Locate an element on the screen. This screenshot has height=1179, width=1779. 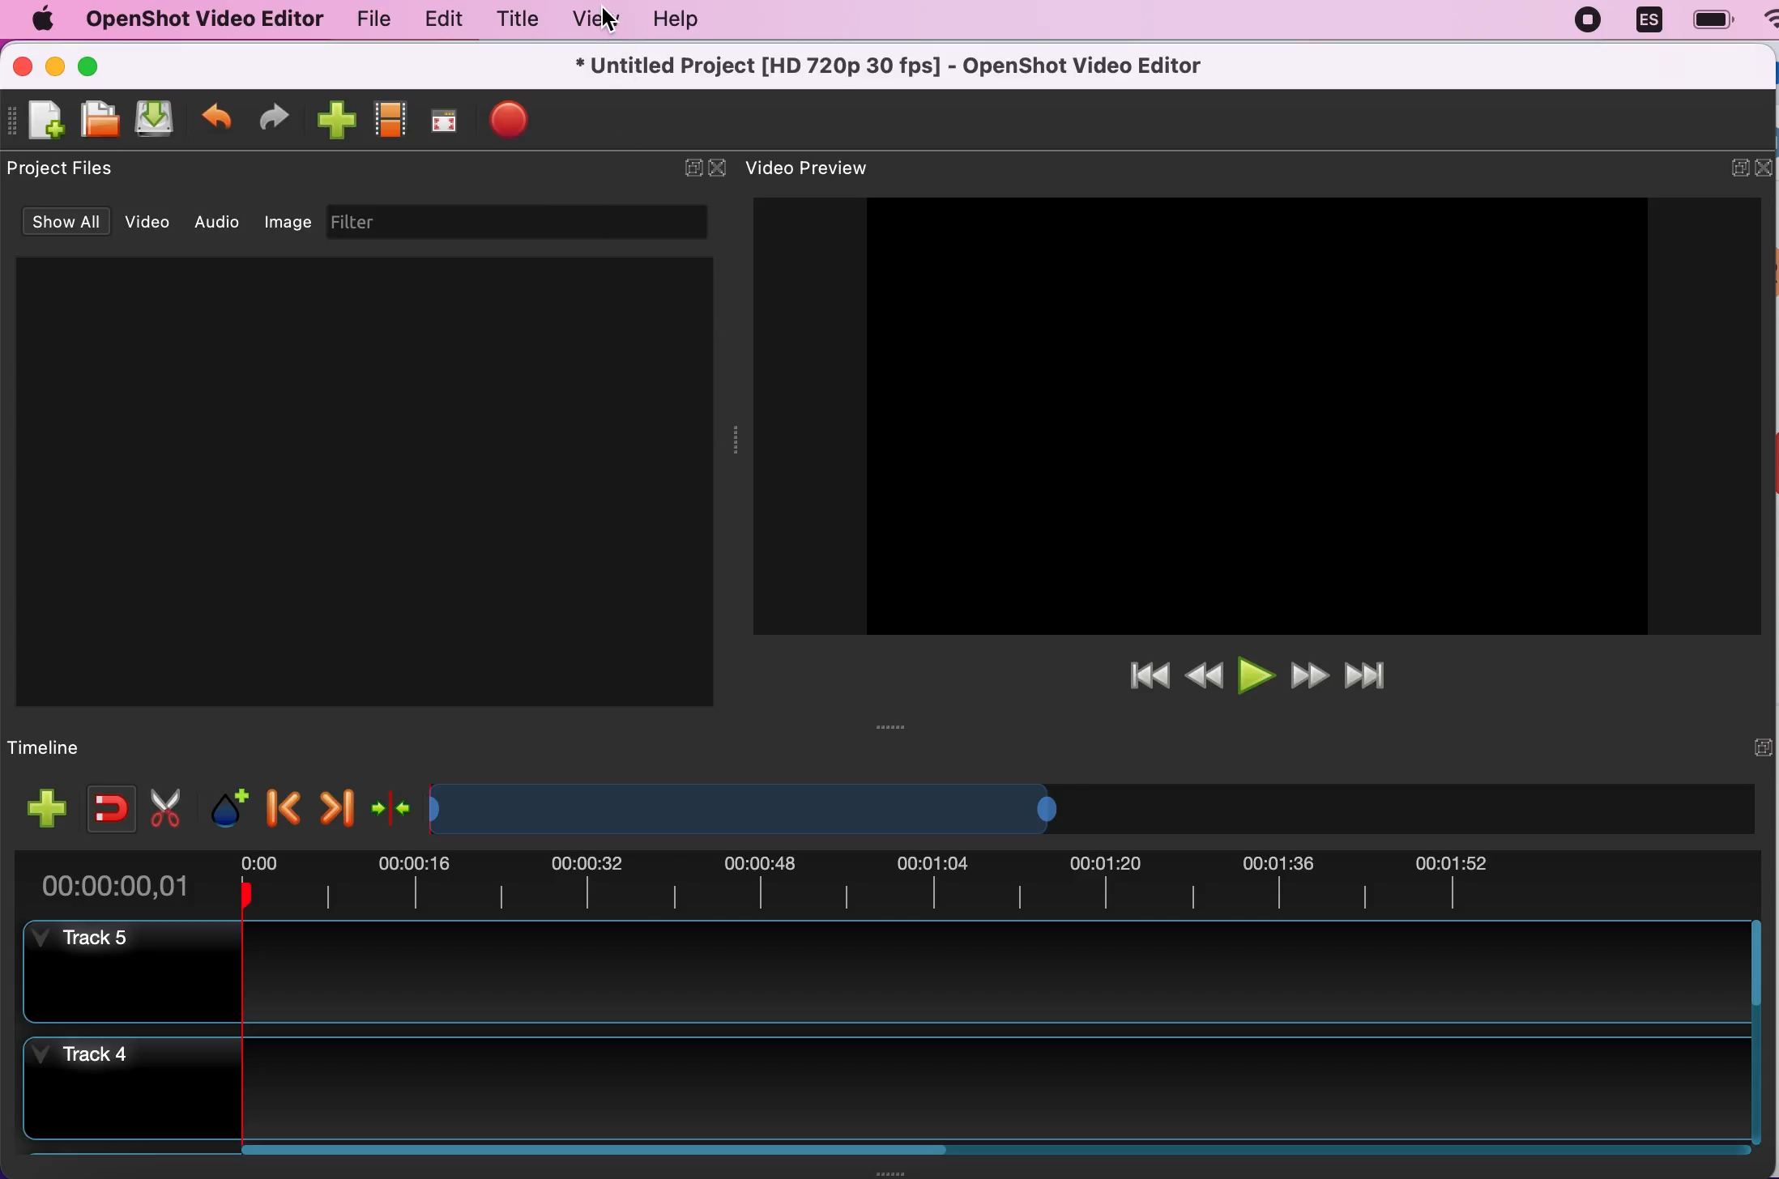
next marker is located at coordinates (334, 804).